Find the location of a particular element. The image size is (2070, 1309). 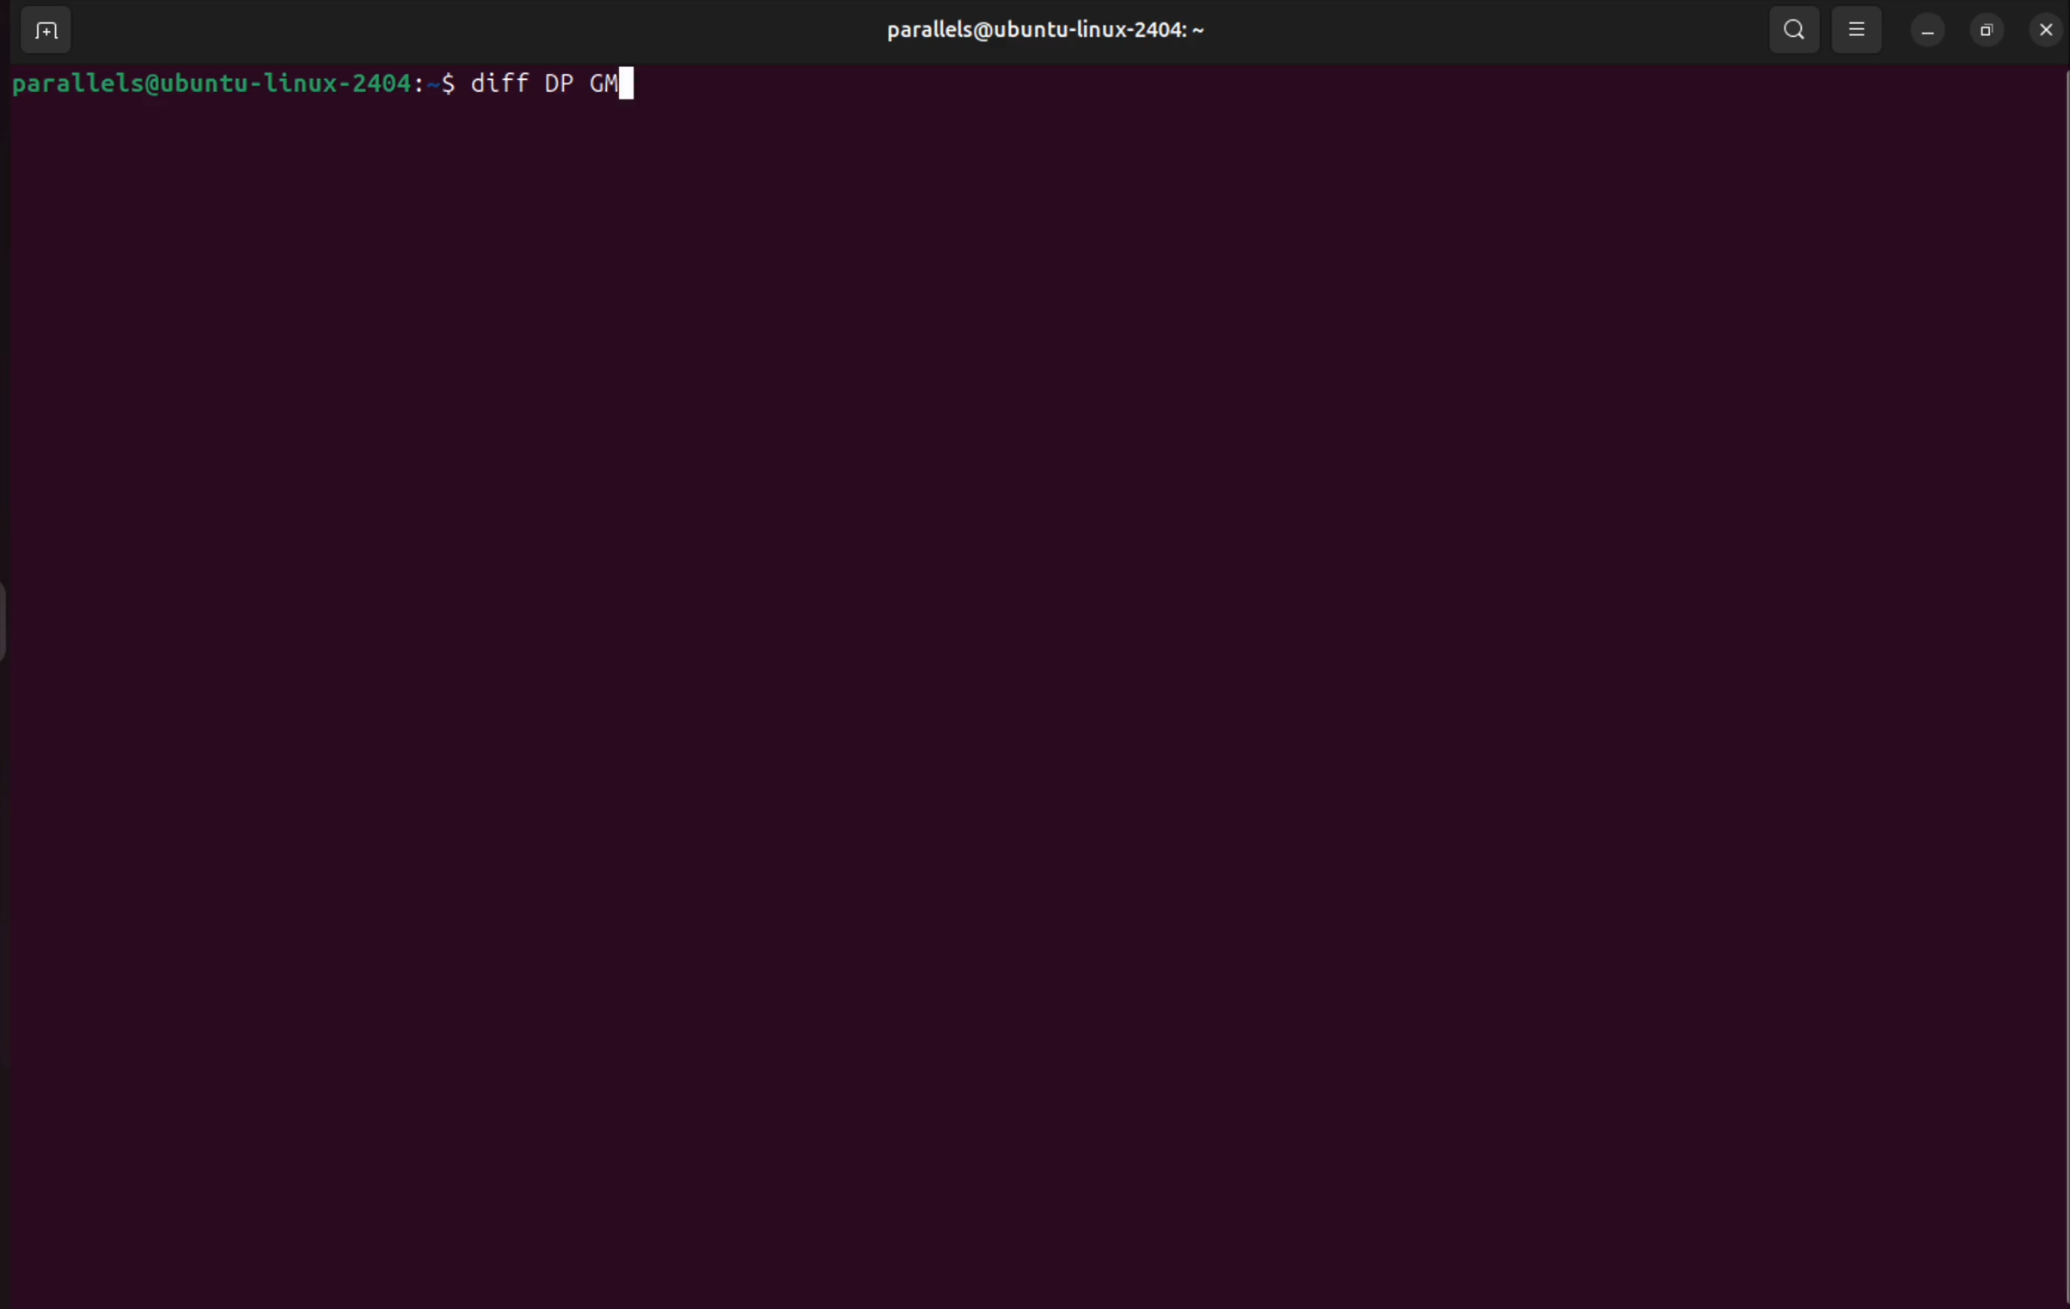

add terminal is located at coordinates (43, 34).